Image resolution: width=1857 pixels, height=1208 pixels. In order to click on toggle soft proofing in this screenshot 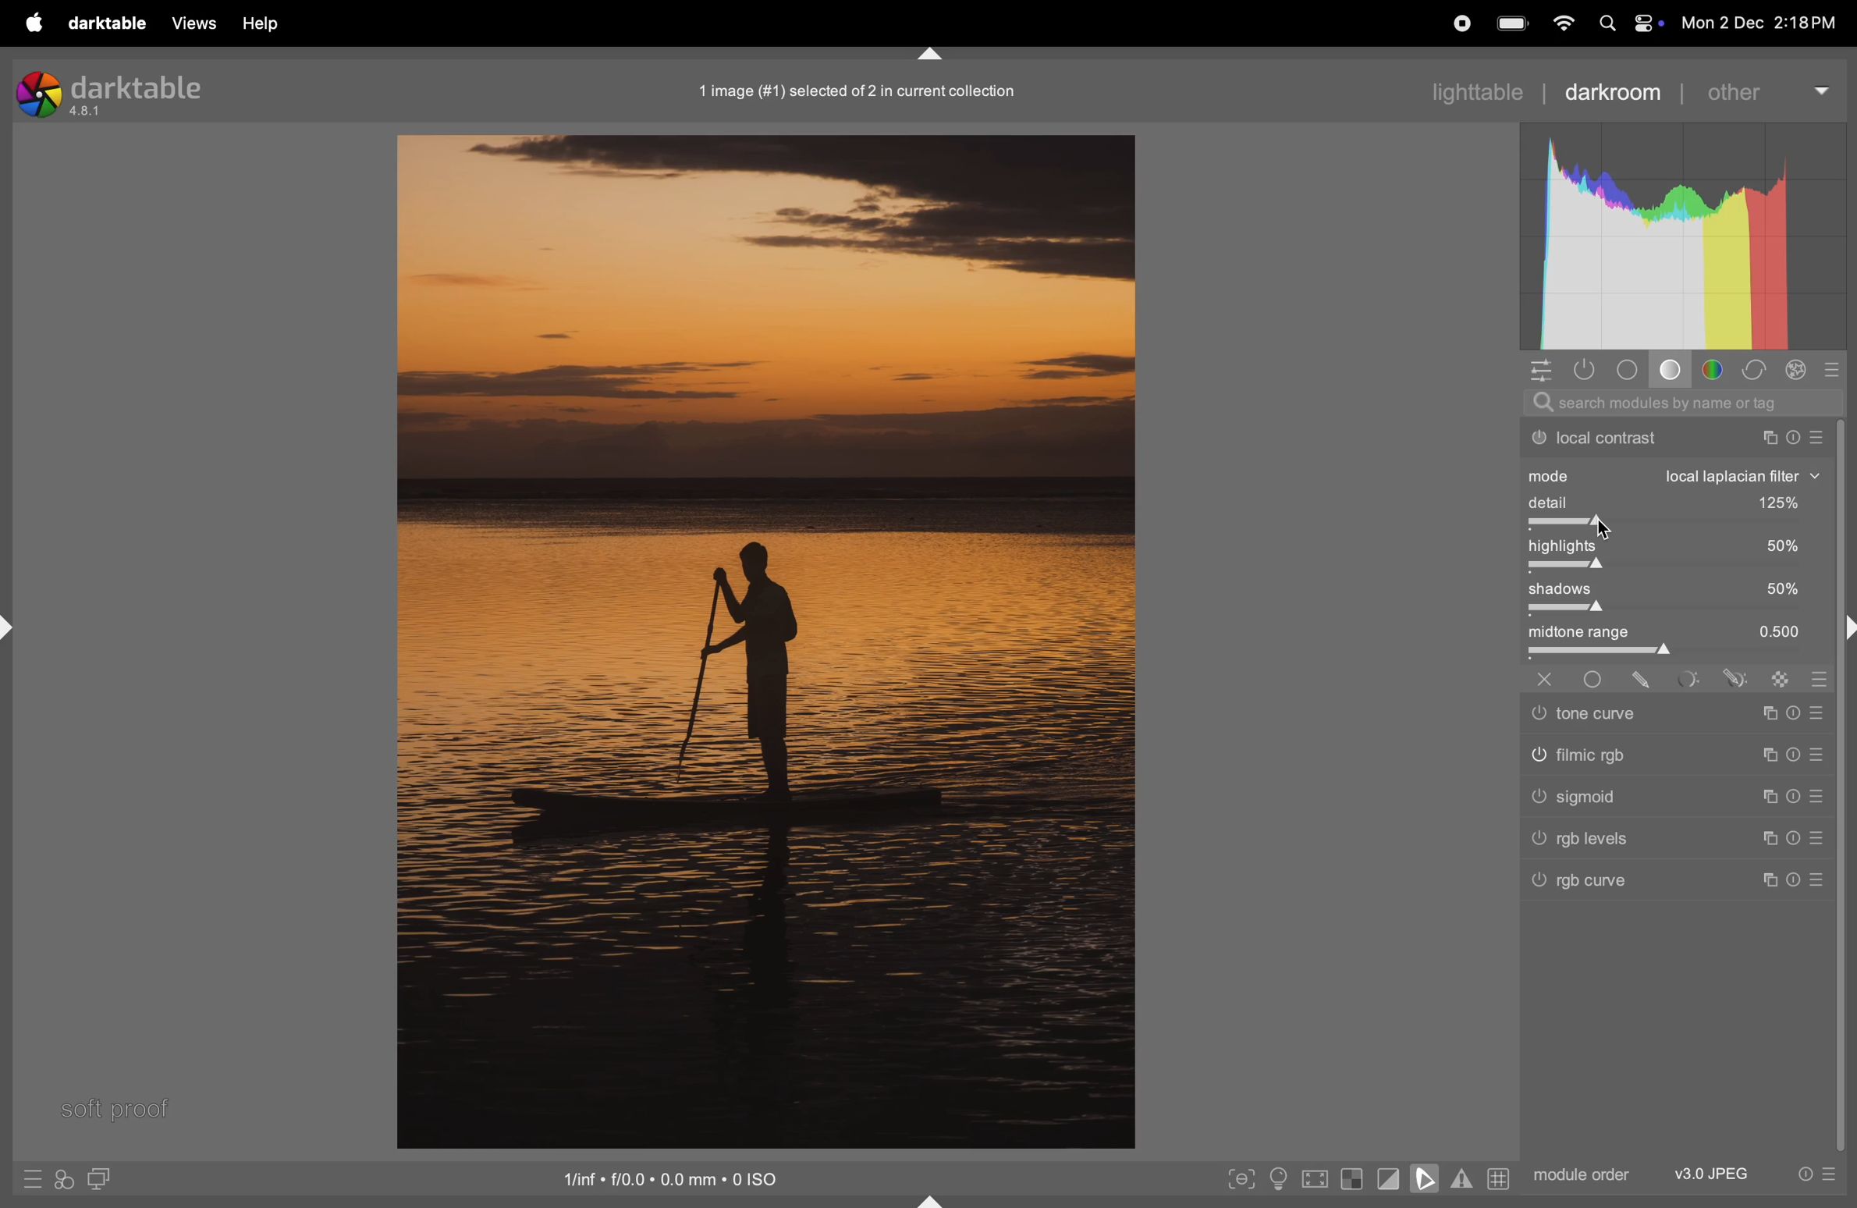, I will do `click(1422, 1177)`.